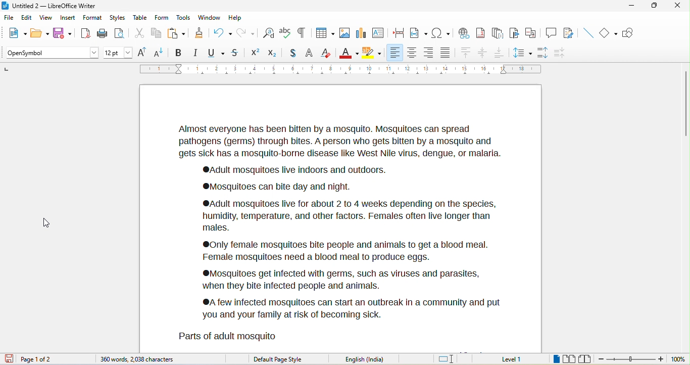 Image resolution: width=690 pixels, height=365 pixels. Describe the element at coordinates (629, 7) in the screenshot. I see `minimize` at that location.